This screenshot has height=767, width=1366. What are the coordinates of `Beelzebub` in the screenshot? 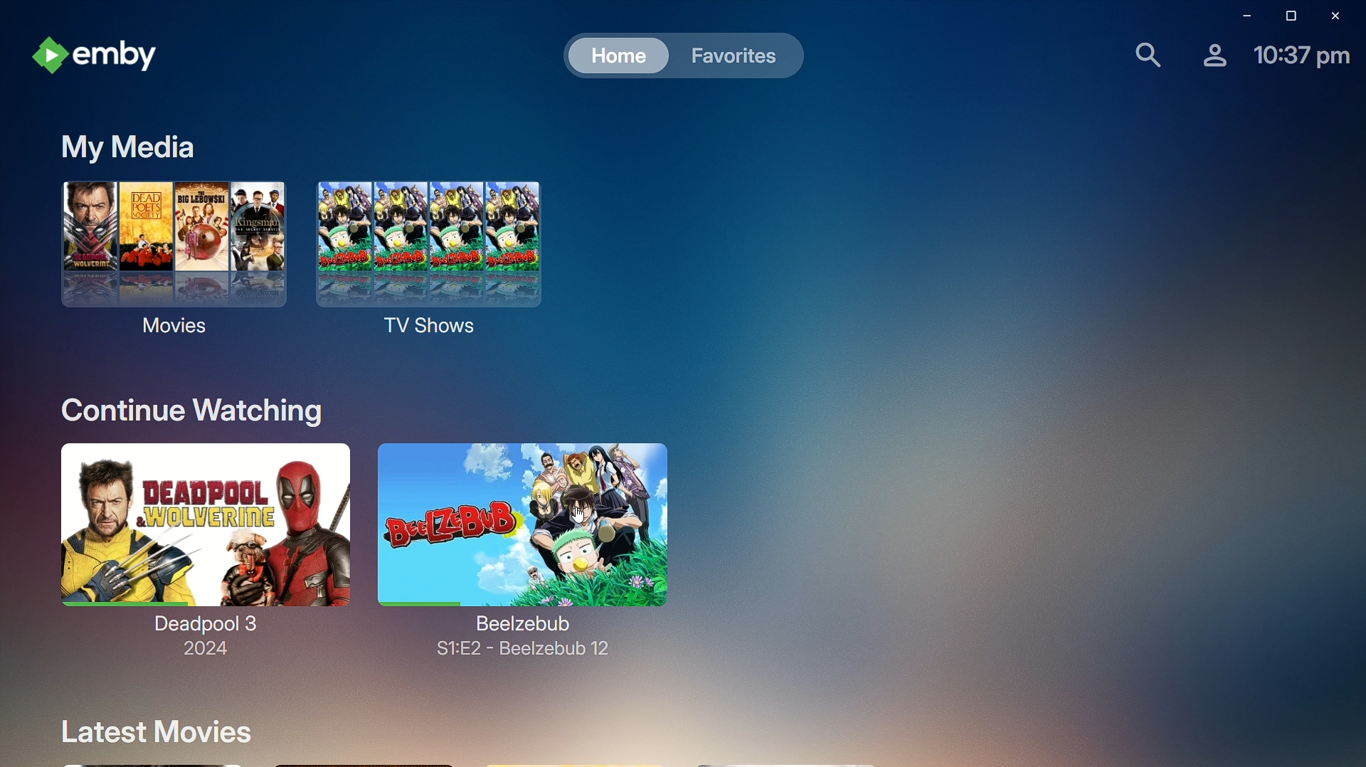 It's located at (527, 534).